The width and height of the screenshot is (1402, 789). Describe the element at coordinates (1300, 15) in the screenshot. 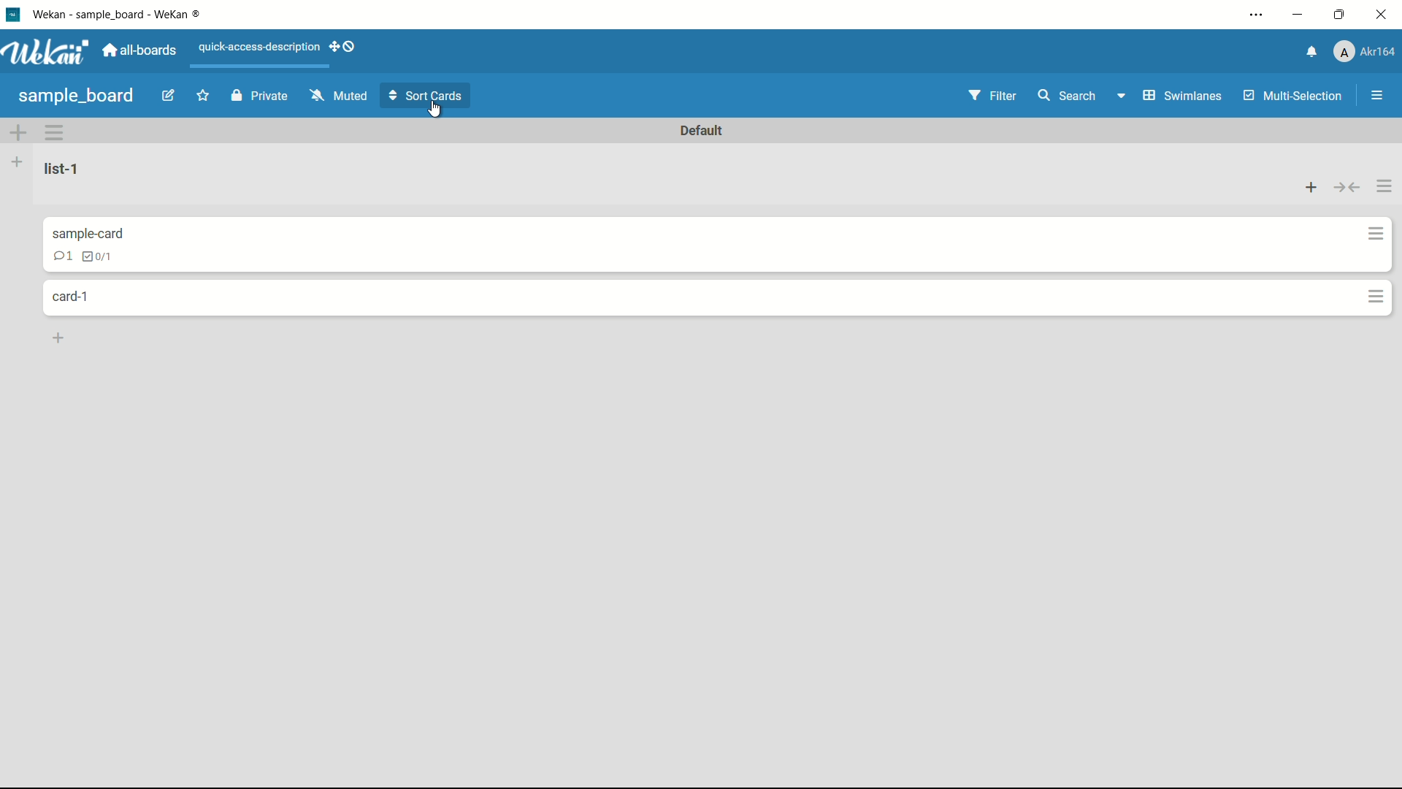

I see `minimize` at that location.